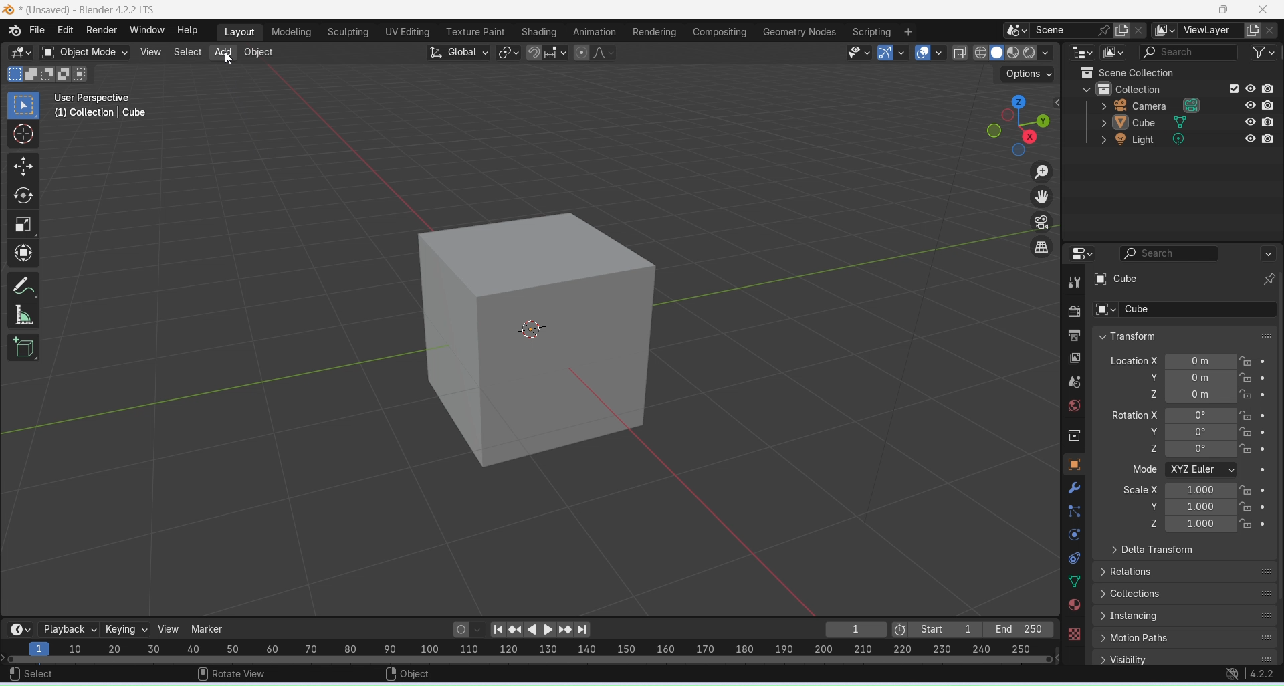 The height and width of the screenshot is (686, 1284). I want to click on Scene, so click(1060, 30).